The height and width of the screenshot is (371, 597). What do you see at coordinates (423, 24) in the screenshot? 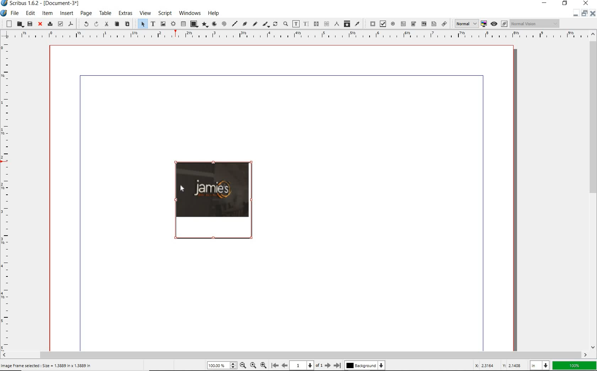
I see `pdf combo box` at bounding box center [423, 24].